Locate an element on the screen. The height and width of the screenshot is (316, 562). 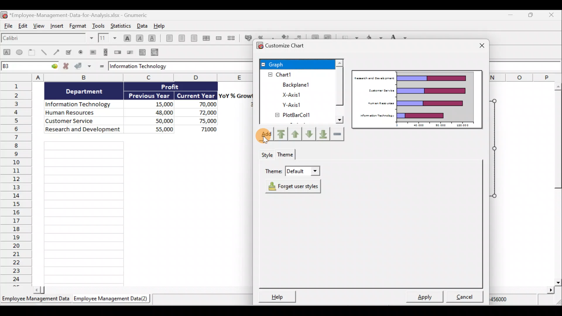
Research and Development is located at coordinates (83, 131).